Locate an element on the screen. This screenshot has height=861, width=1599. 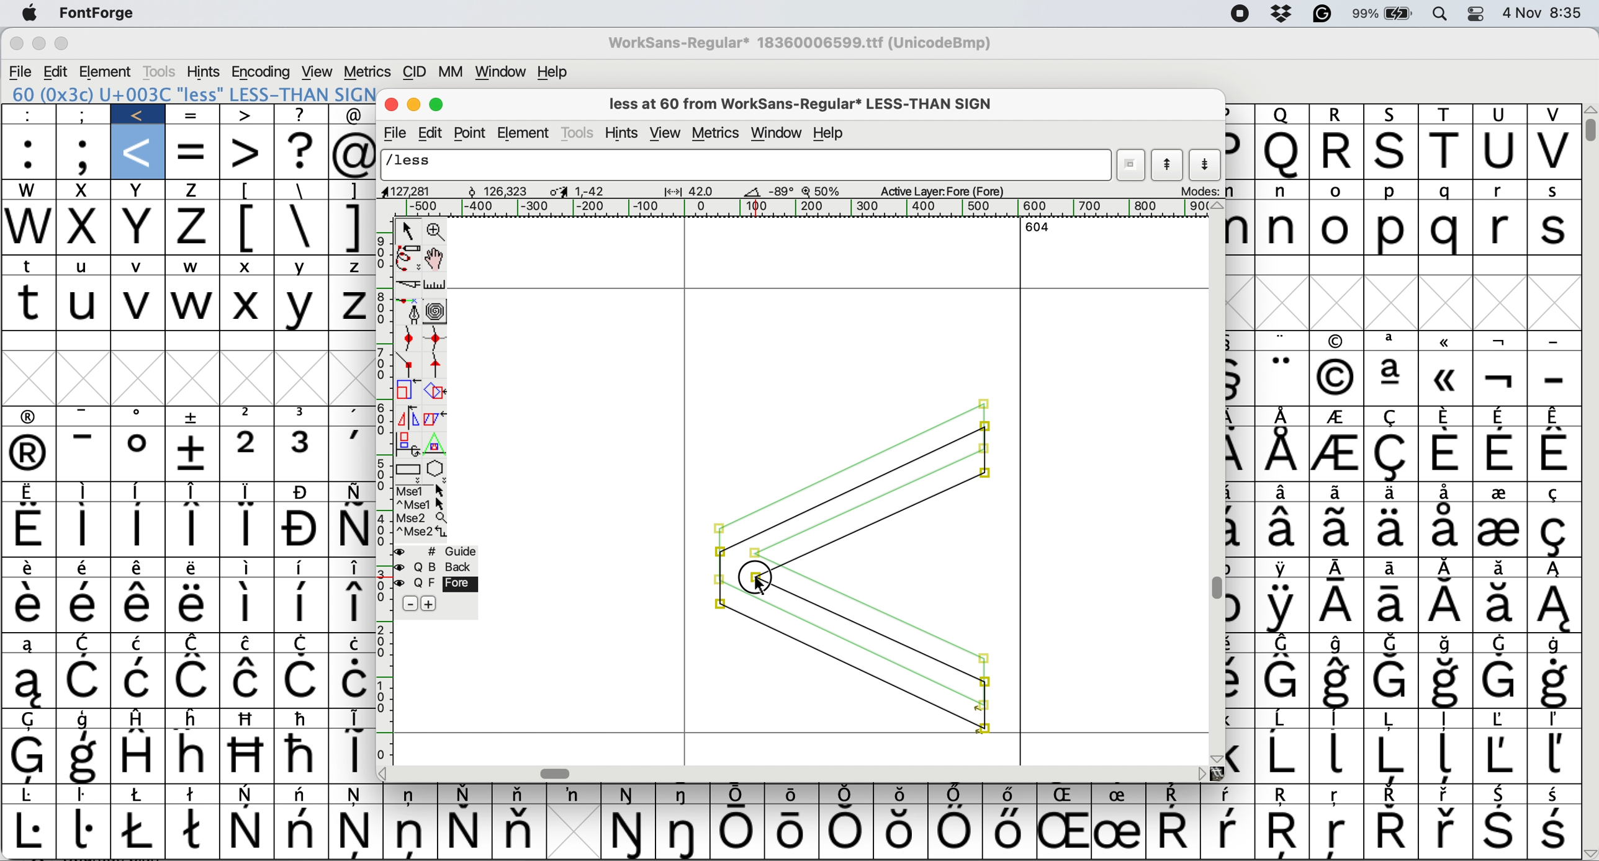
Symbol is located at coordinates (304, 532).